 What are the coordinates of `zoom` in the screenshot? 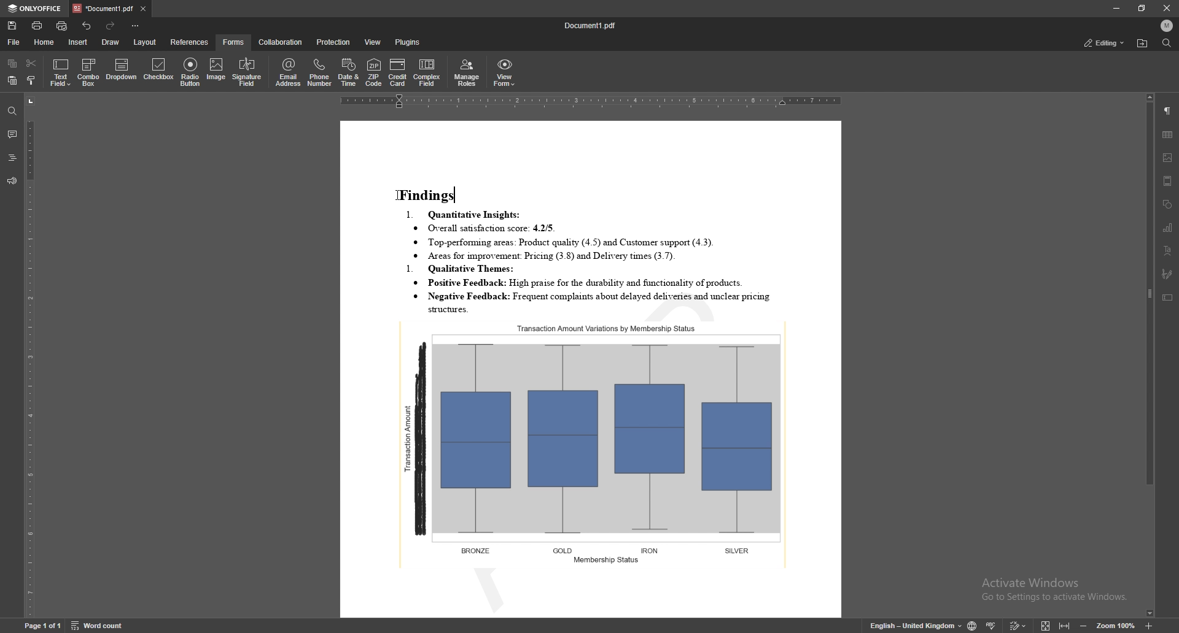 It's located at (1115, 626).